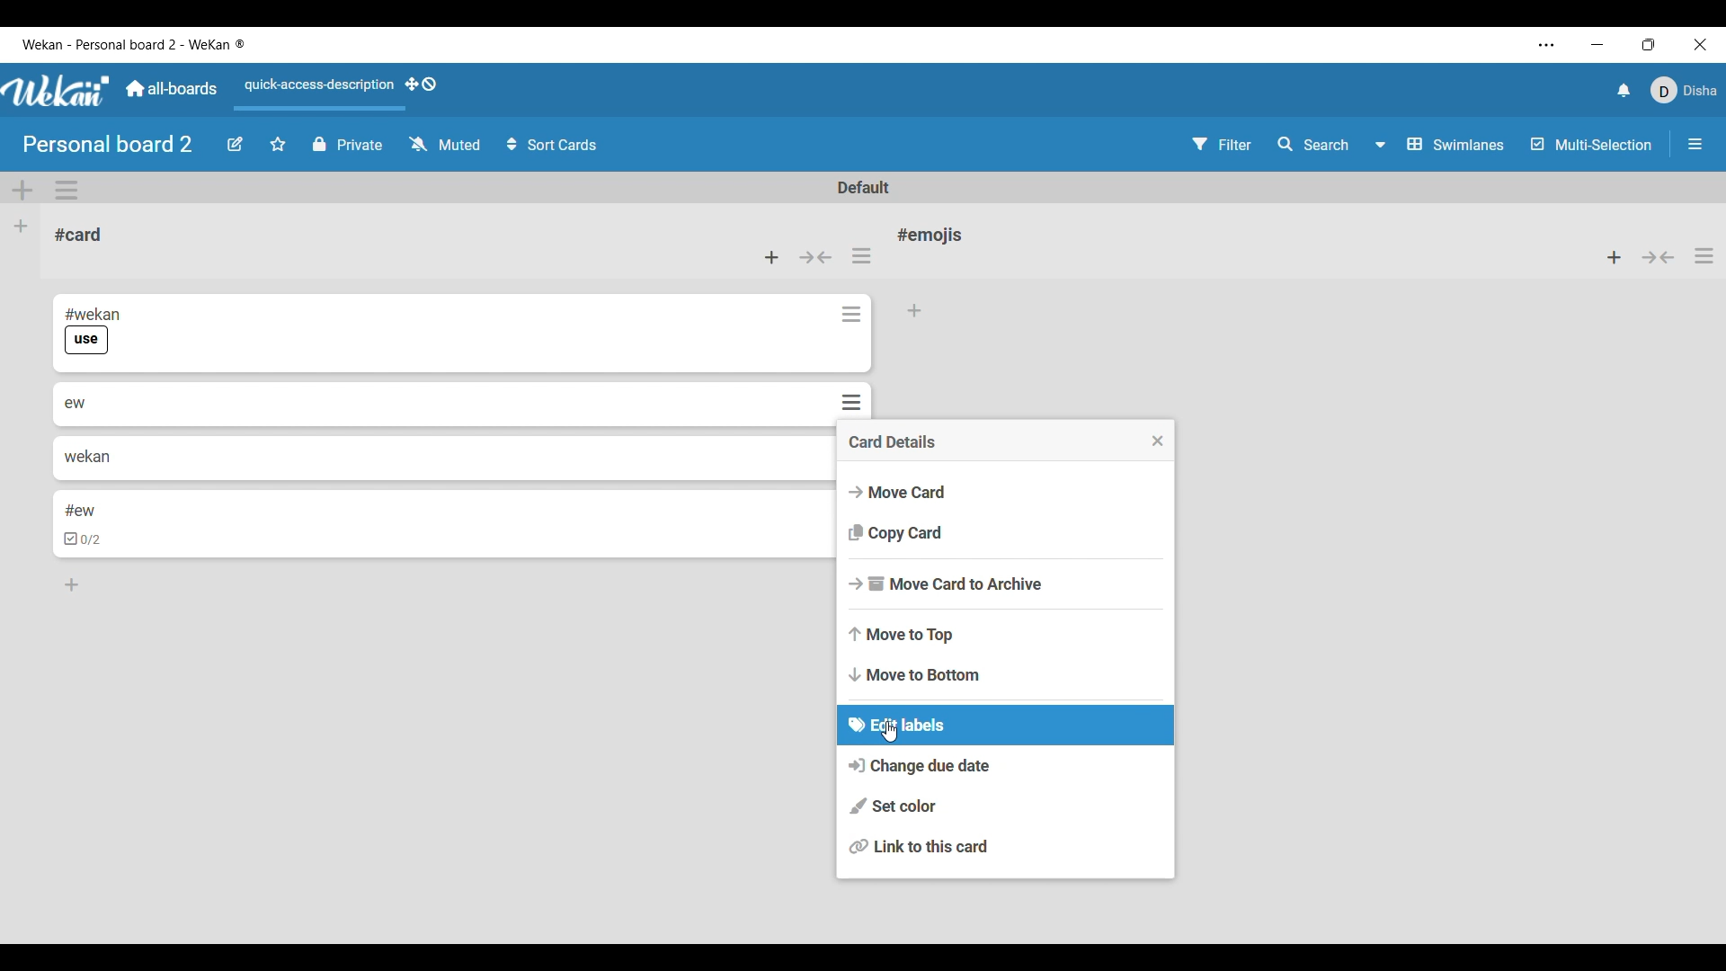 Image resolution: width=1726 pixels, height=971 pixels. What do you see at coordinates (1007, 492) in the screenshot?
I see `Move card` at bounding box center [1007, 492].